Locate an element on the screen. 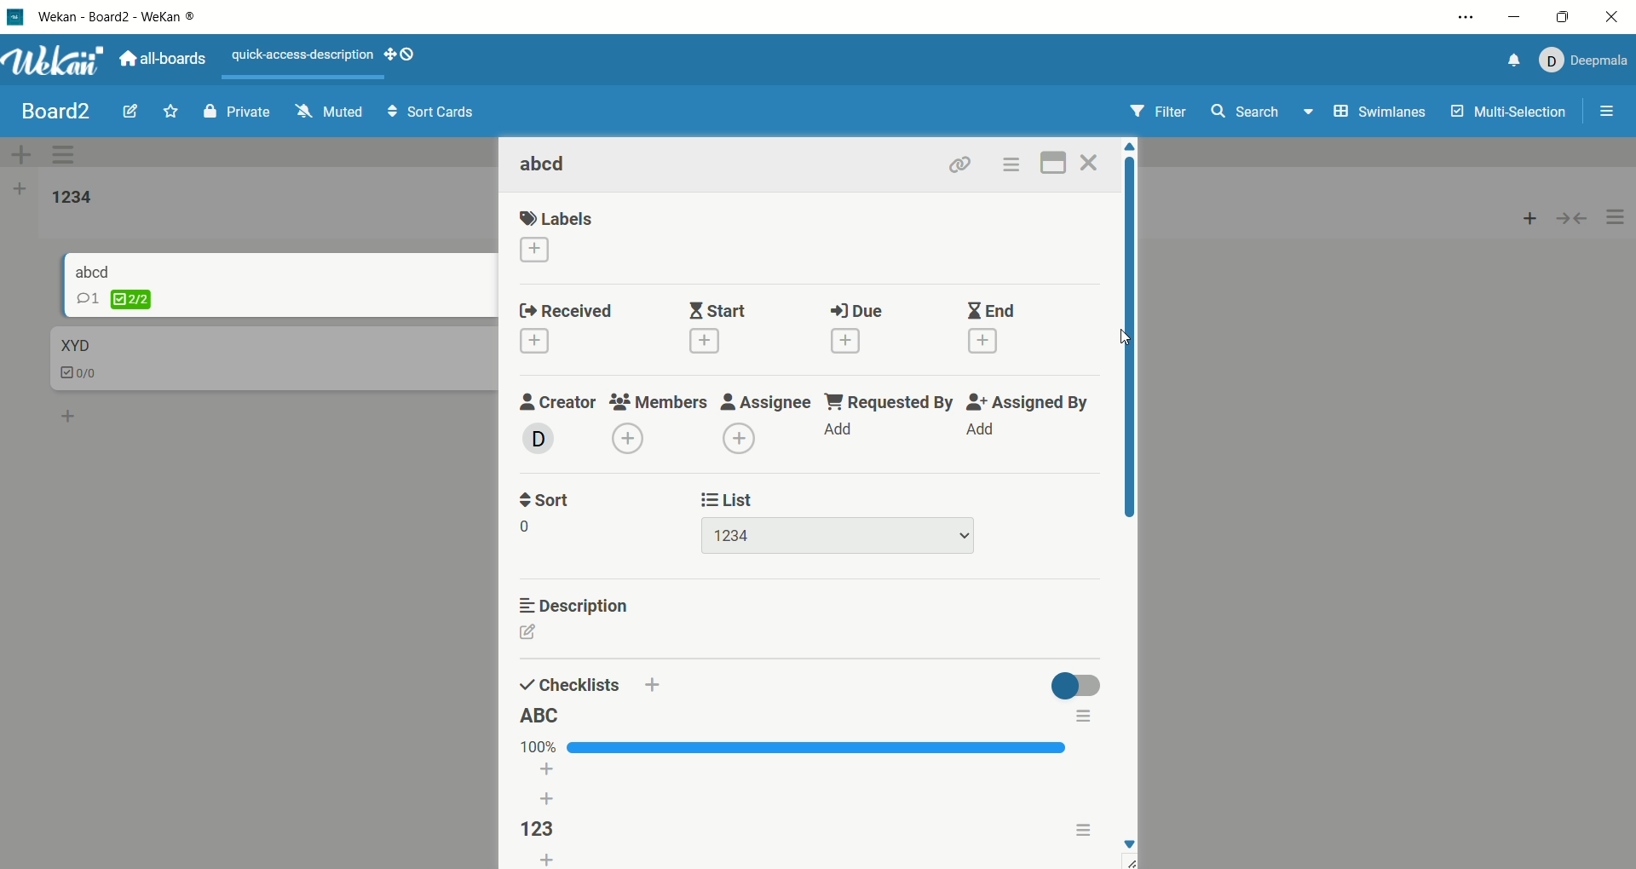  checklist is located at coordinates (81, 375).